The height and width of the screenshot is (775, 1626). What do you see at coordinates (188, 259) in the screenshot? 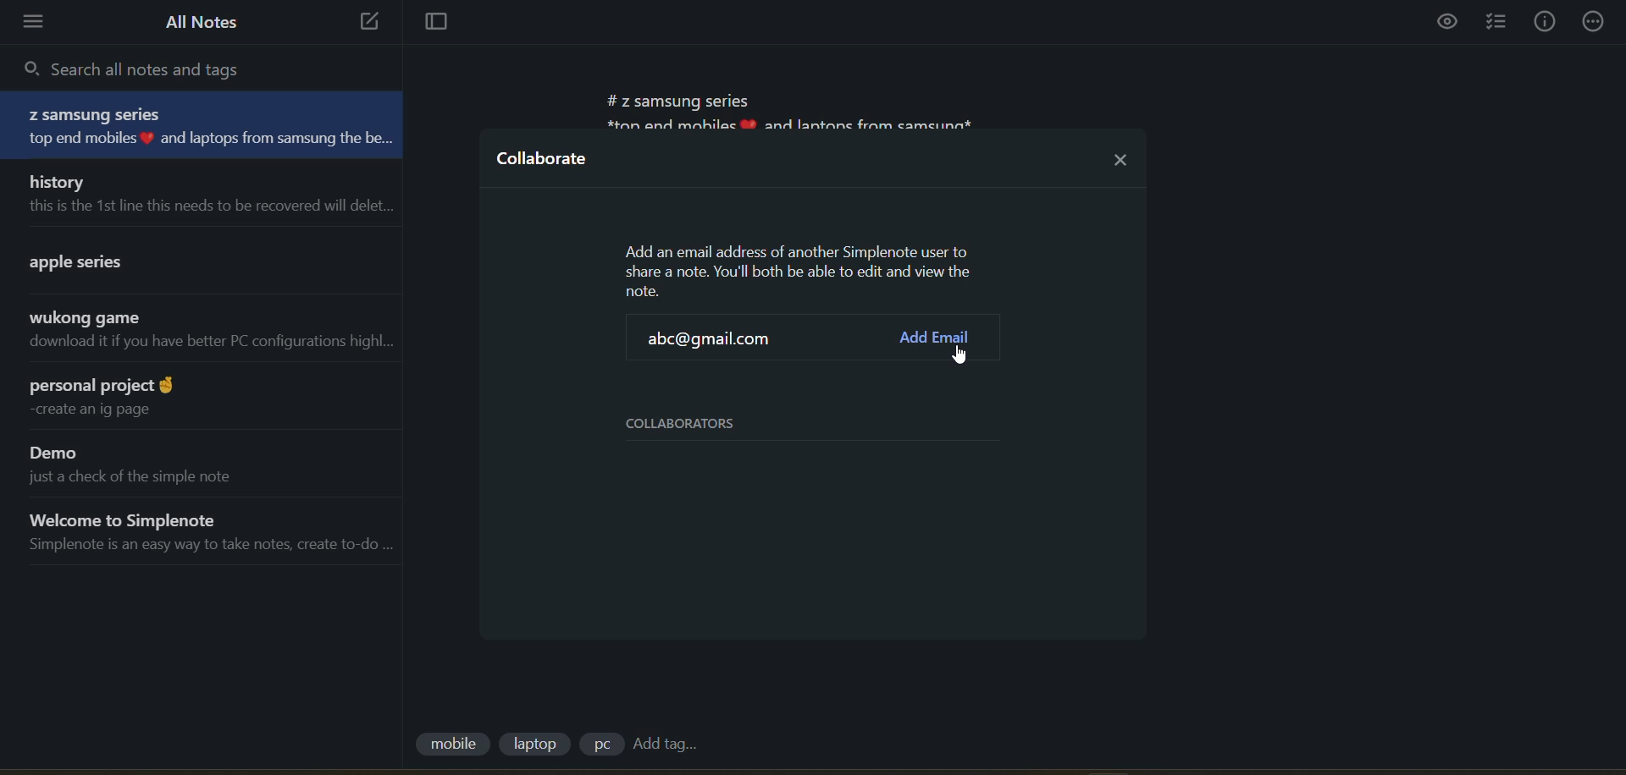
I see `note title and preview` at bounding box center [188, 259].